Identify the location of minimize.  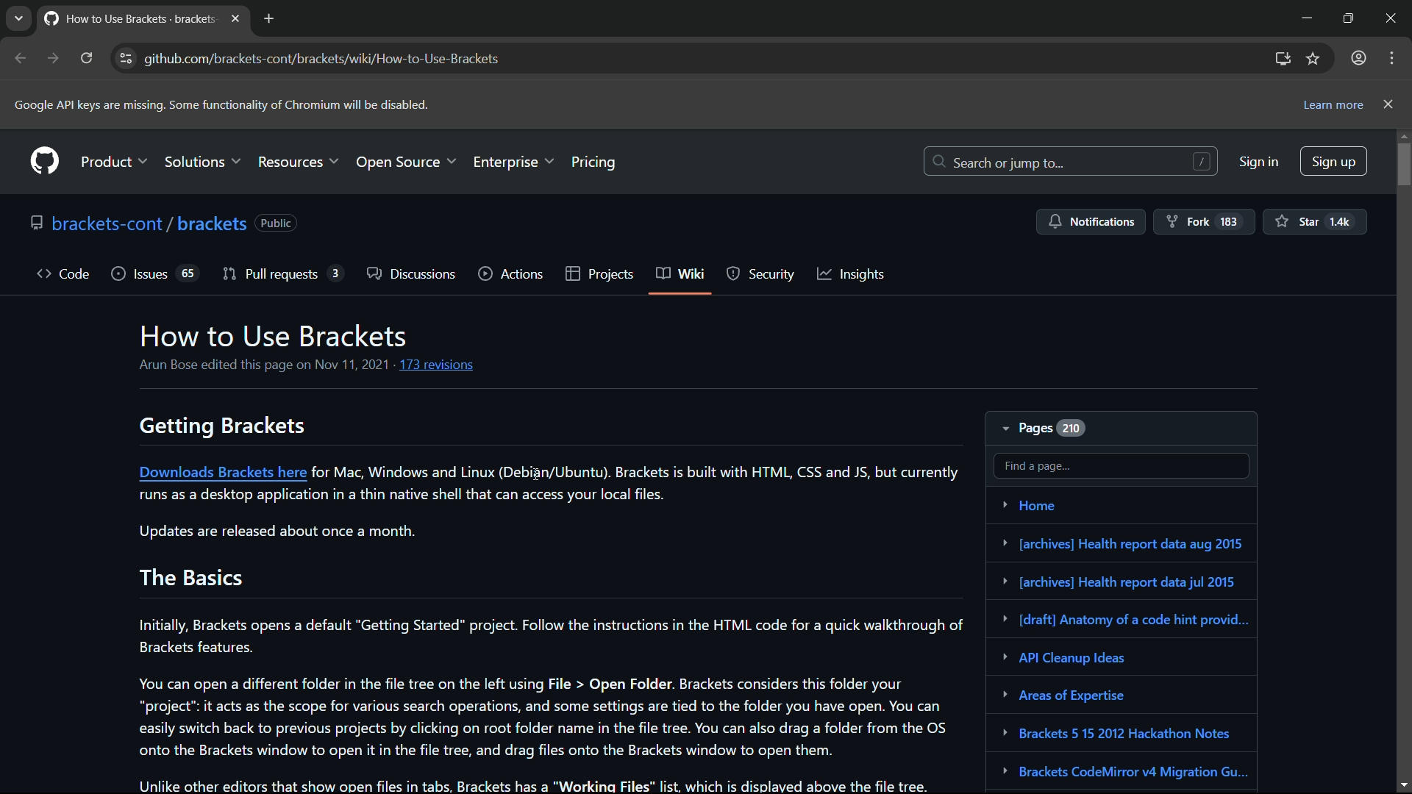
(1303, 17).